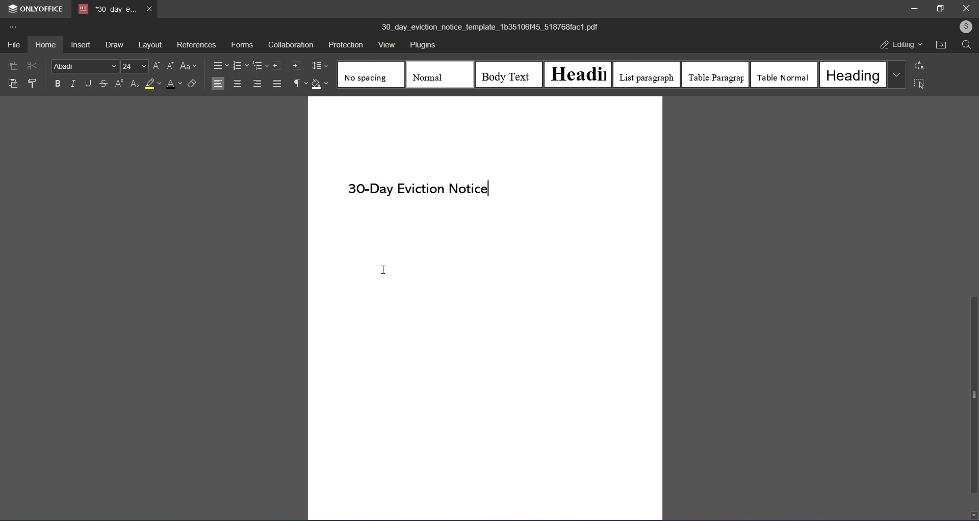 Image resolution: width=979 pixels, height=521 pixels. I want to click on table paragraph, so click(714, 74).